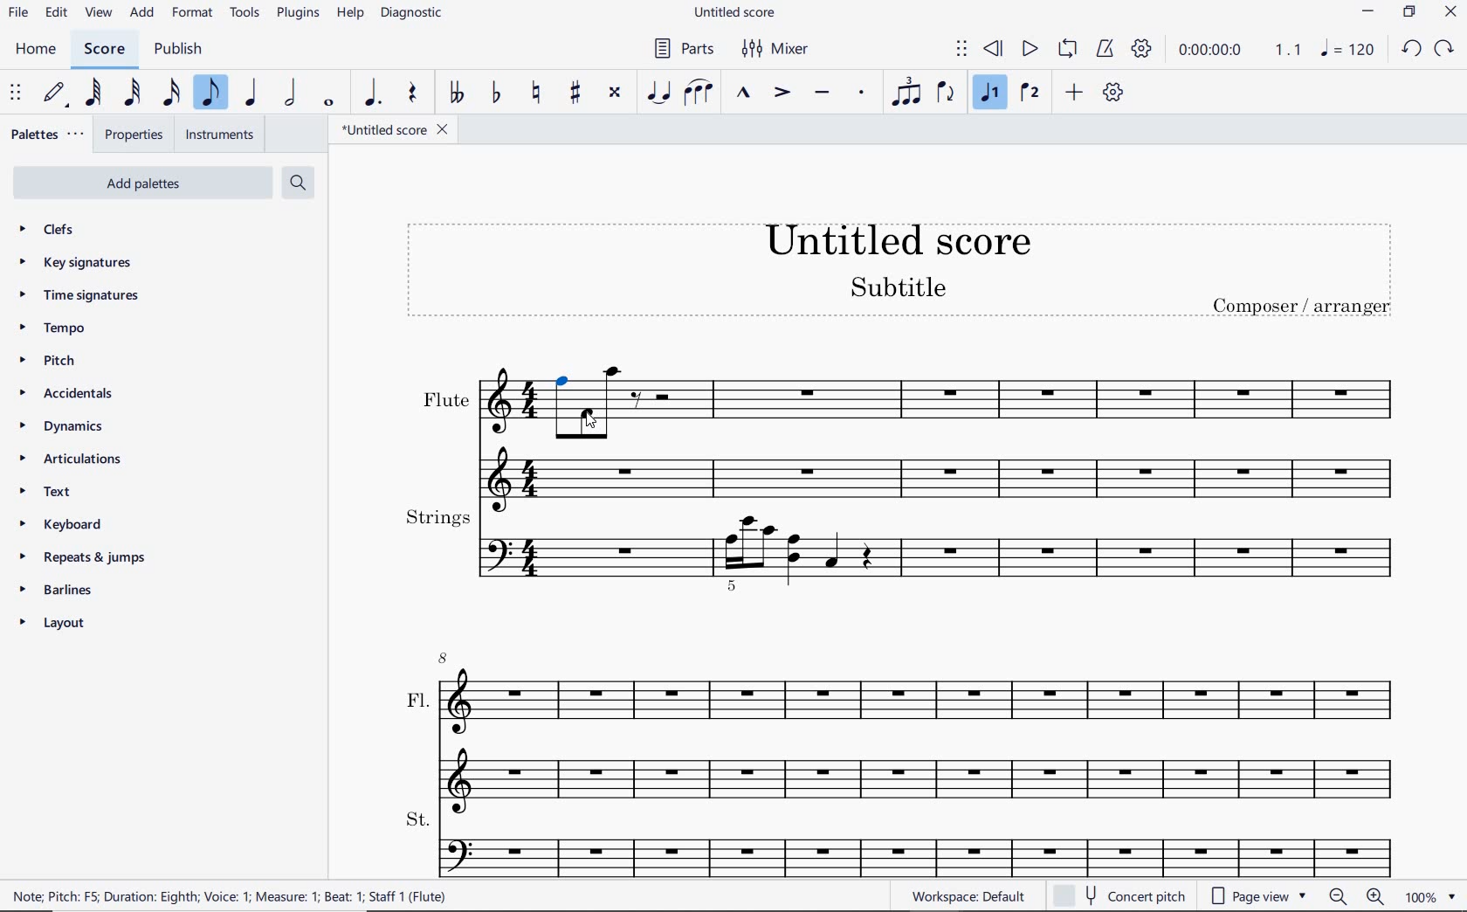 This screenshot has height=912, width=1467. Describe the element at coordinates (373, 93) in the screenshot. I see `AUGMENTATION DOT` at that location.